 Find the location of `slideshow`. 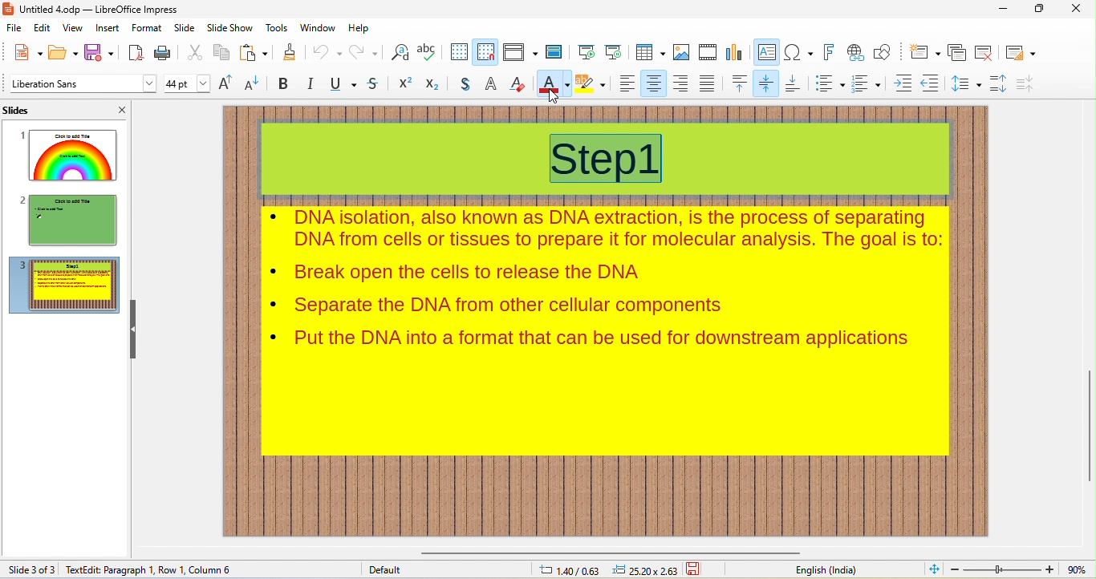

slideshow is located at coordinates (230, 28).